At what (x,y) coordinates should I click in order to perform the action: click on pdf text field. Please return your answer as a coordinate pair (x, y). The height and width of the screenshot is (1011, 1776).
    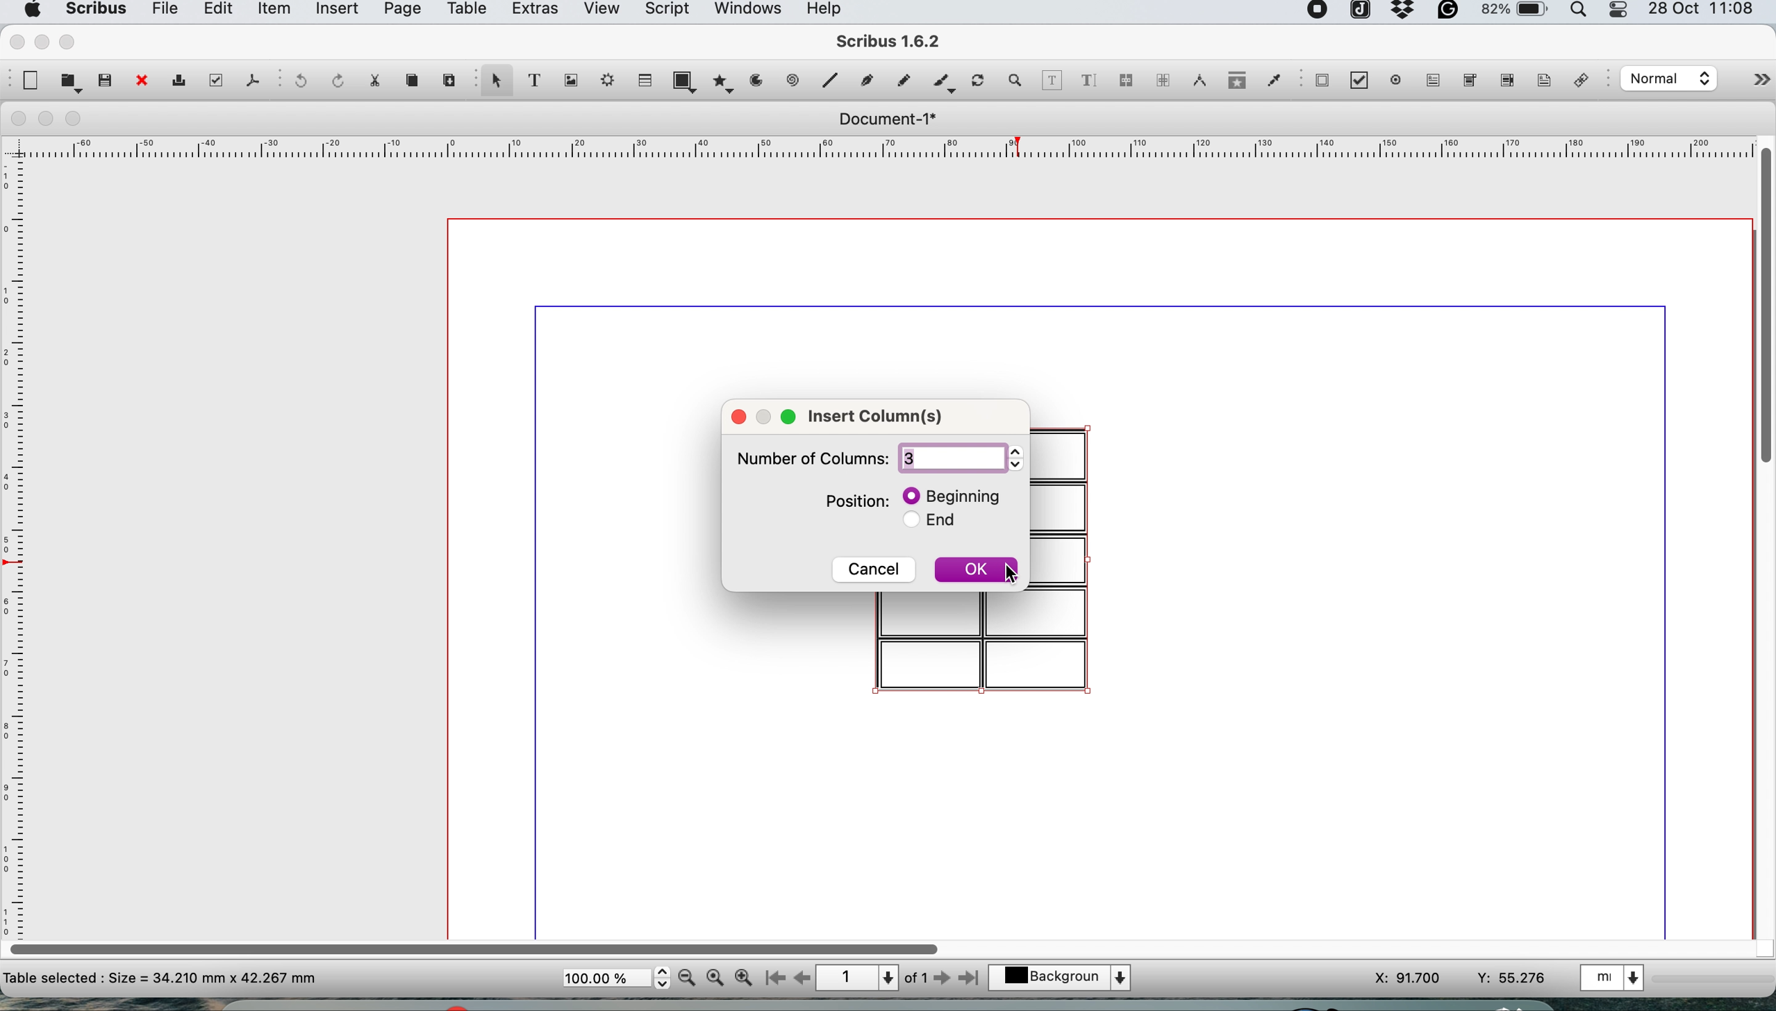
    Looking at the image, I should click on (1430, 81).